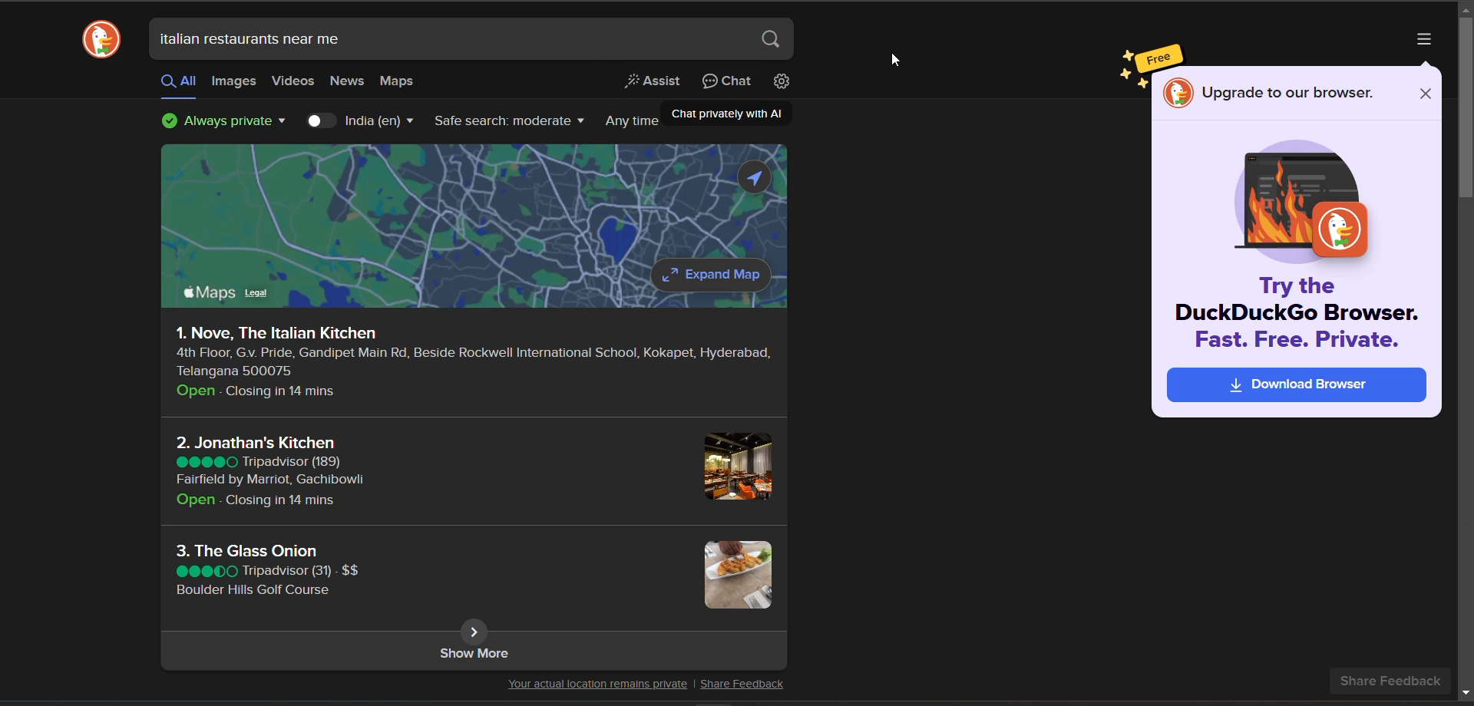 The image size is (1474, 706). What do you see at coordinates (782, 81) in the screenshot?
I see `change search settings` at bounding box center [782, 81].